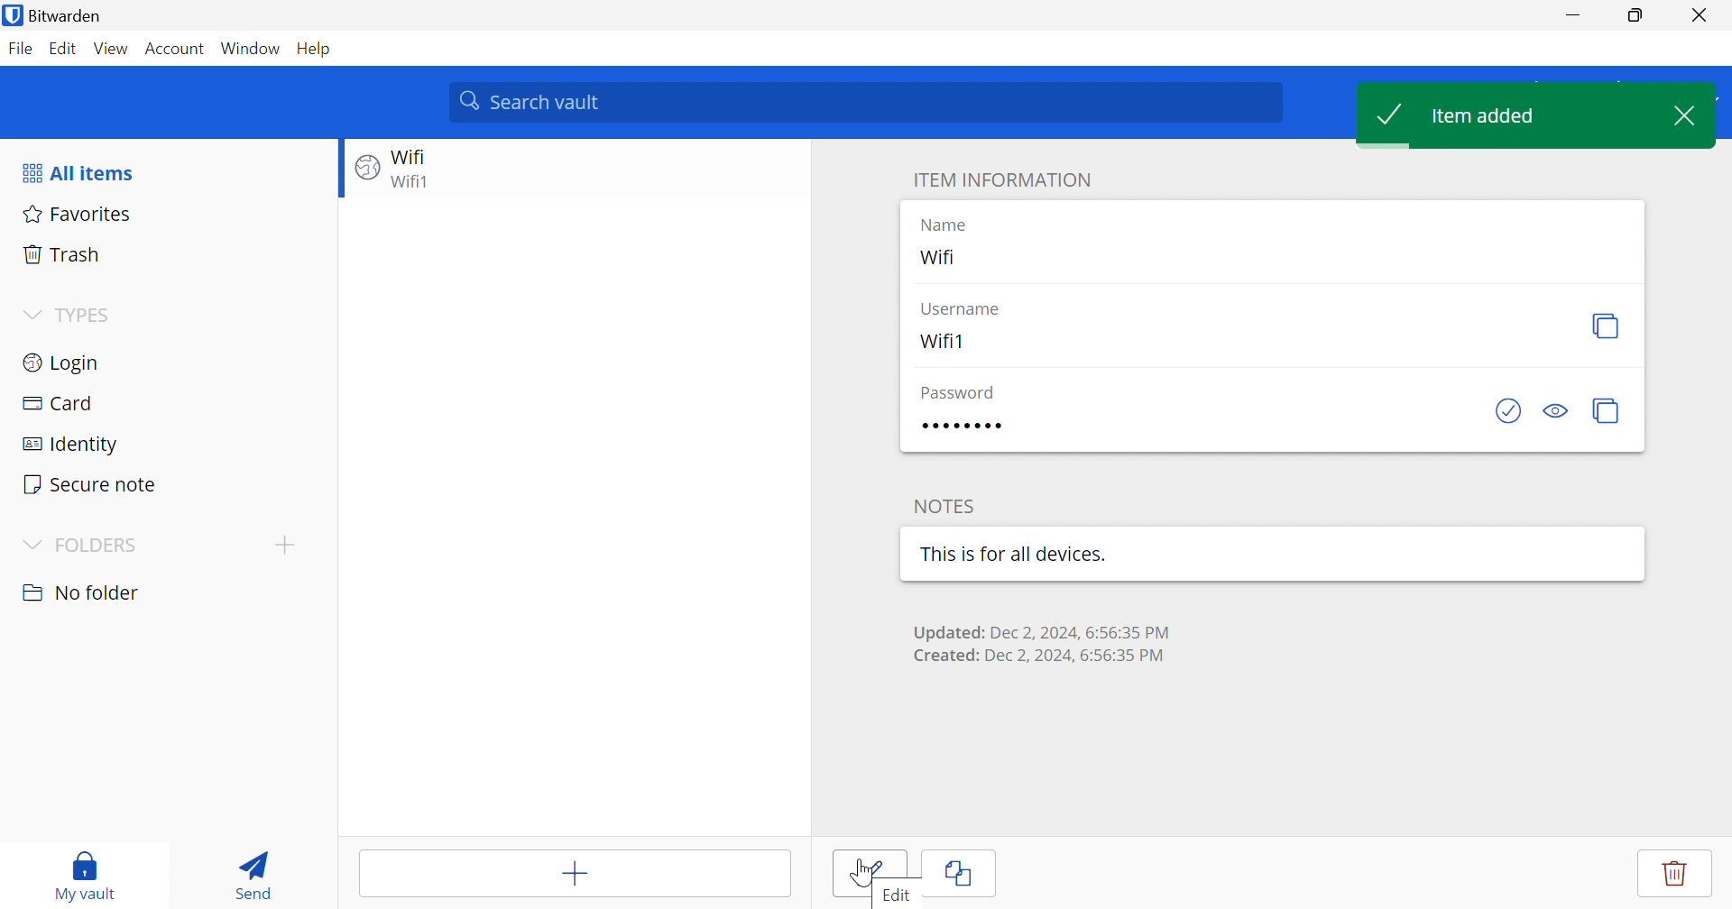  I want to click on Add item, so click(576, 876).